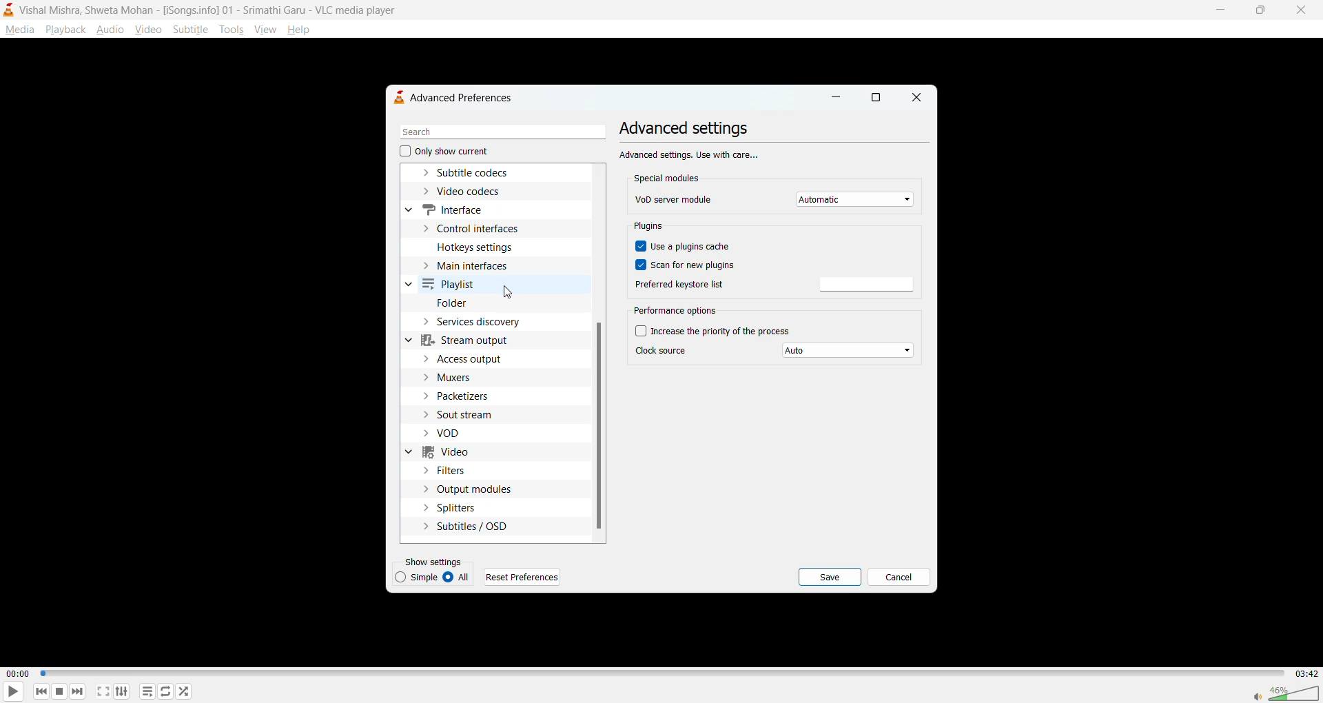 This screenshot has width=1323, height=703. I want to click on performance options, so click(677, 312).